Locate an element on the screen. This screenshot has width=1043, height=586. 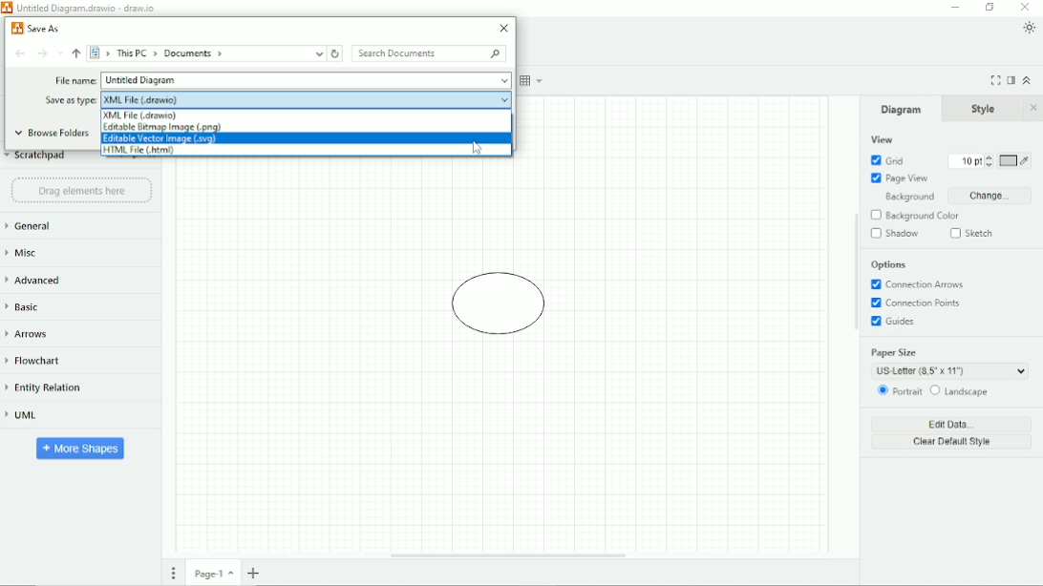
Portrait is located at coordinates (900, 392).